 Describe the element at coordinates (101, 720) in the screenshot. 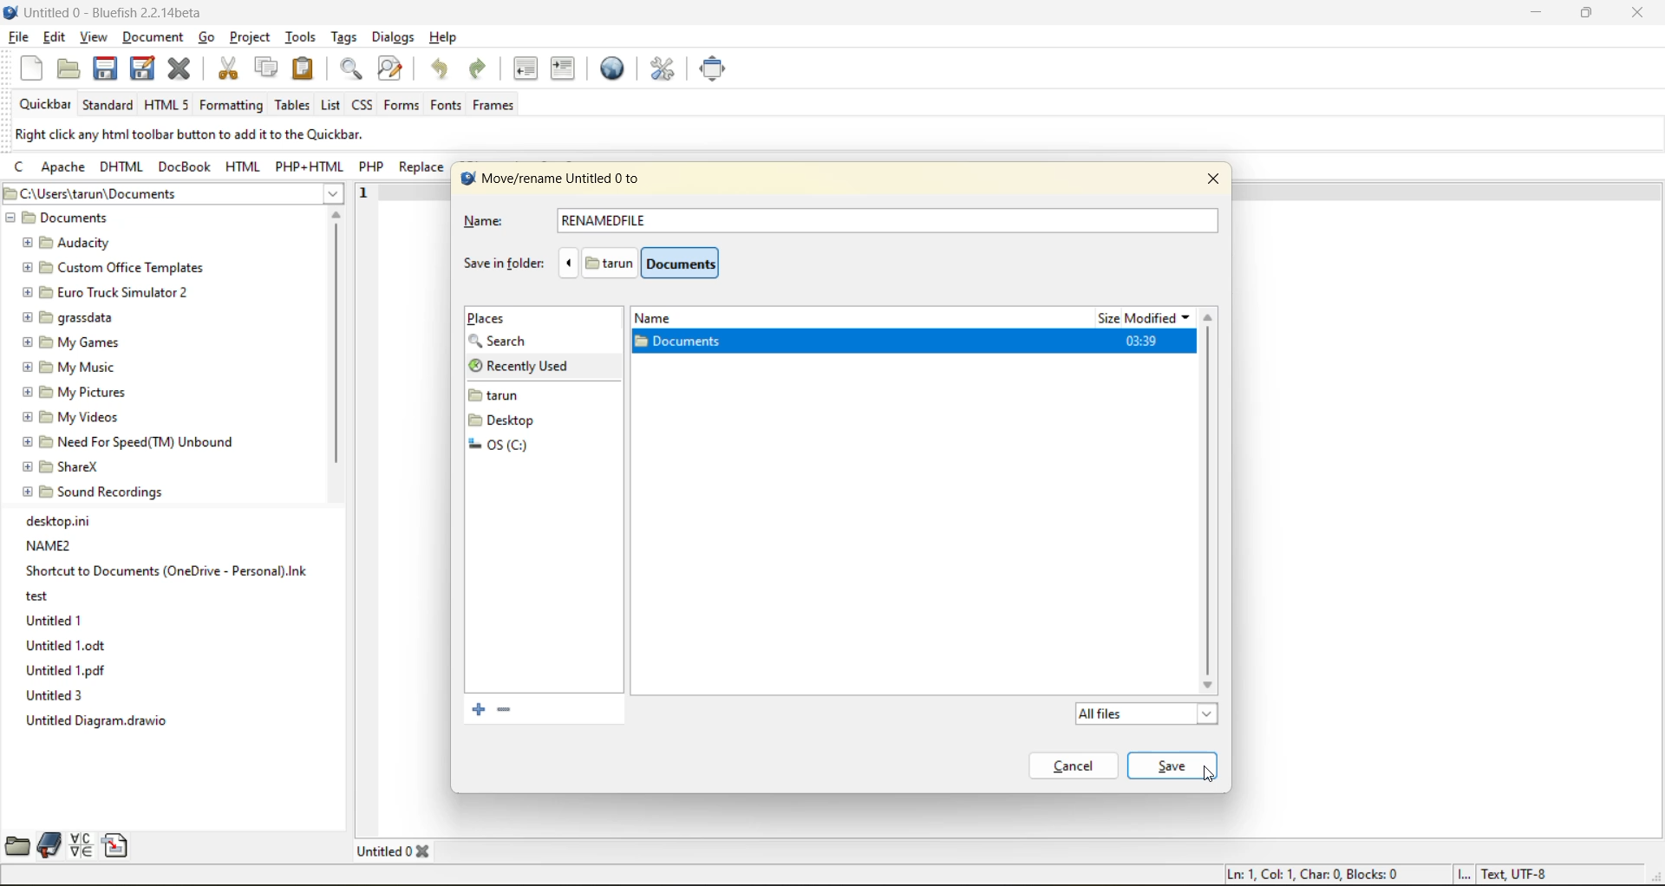

I see `Untitled Diagram.drawio` at that location.